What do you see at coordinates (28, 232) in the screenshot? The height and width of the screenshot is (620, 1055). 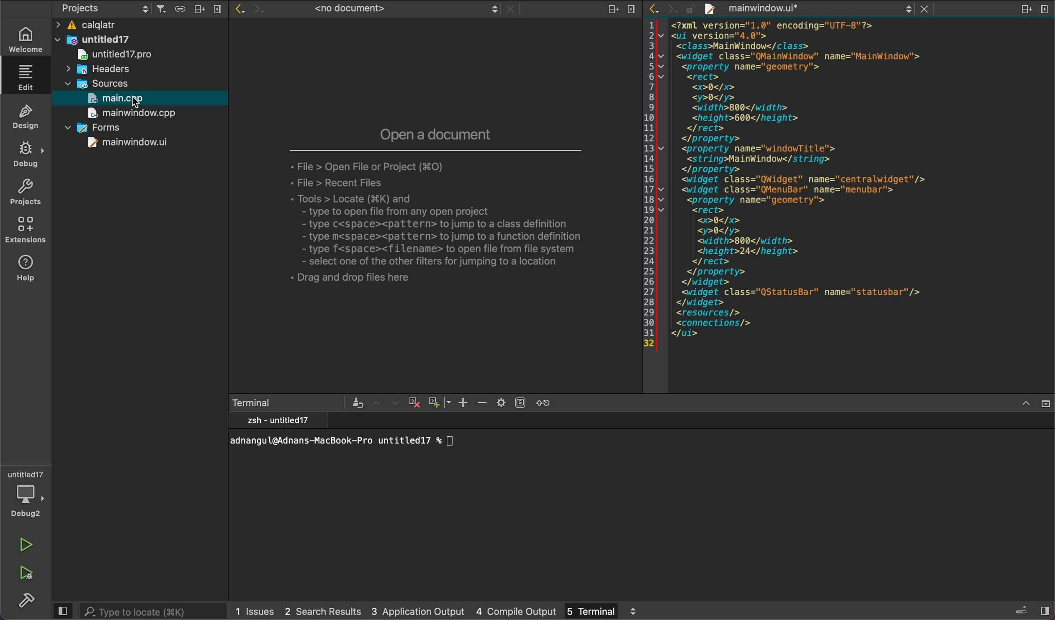 I see `extensions` at bounding box center [28, 232].